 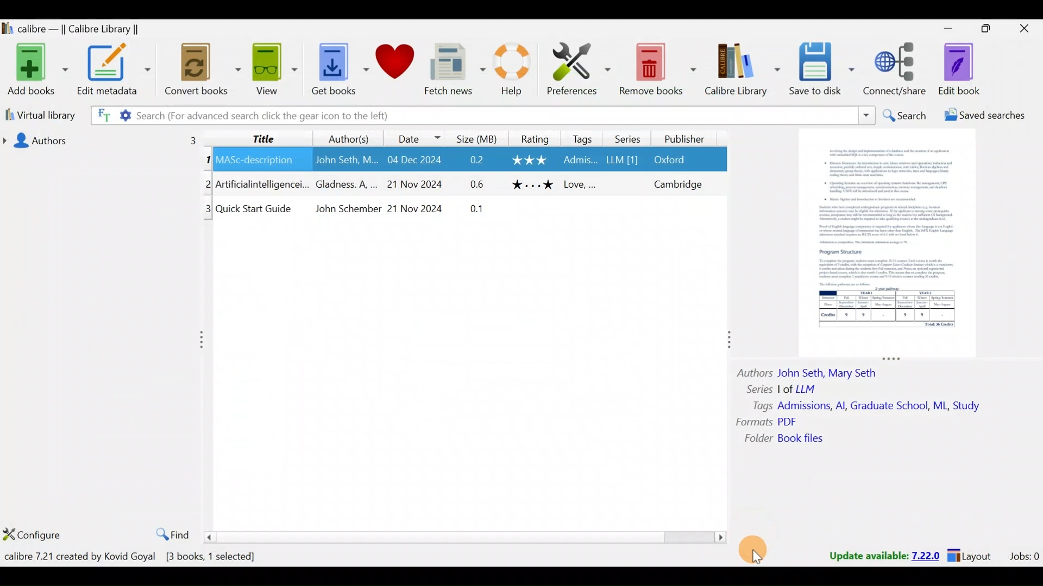 I want to click on Connect/share, so click(x=896, y=69).